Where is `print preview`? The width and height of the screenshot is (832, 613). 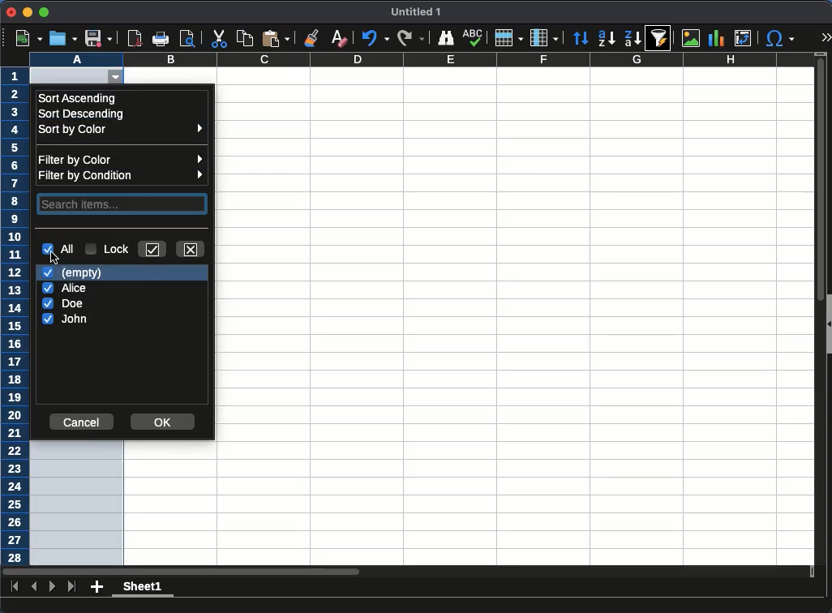
print preview is located at coordinates (187, 38).